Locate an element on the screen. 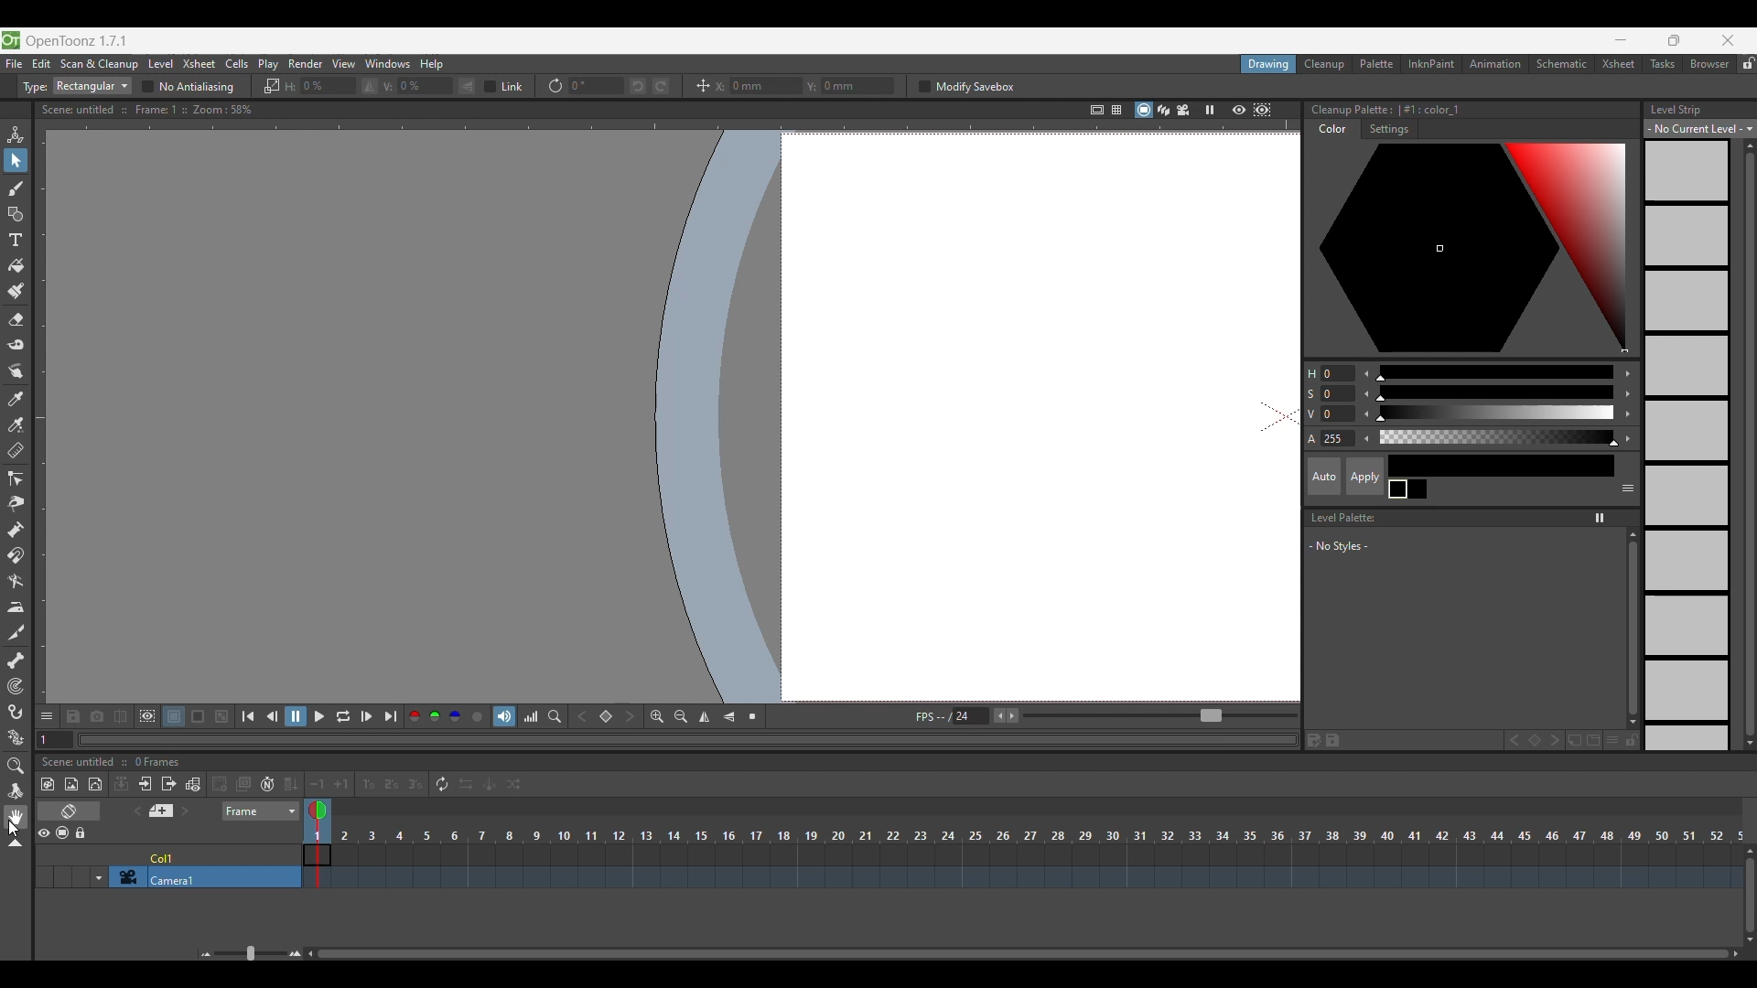 This screenshot has height=988, width=1757. Double click to toggle onion skin is located at coordinates (318, 811).